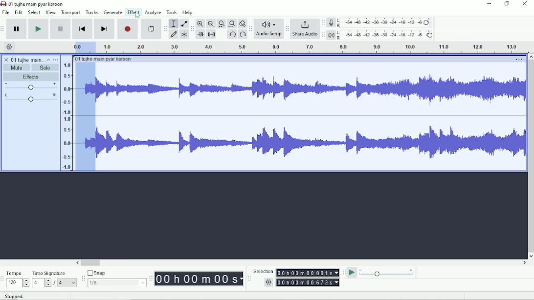 The width and height of the screenshot is (534, 300). I want to click on Pause, so click(17, 29).